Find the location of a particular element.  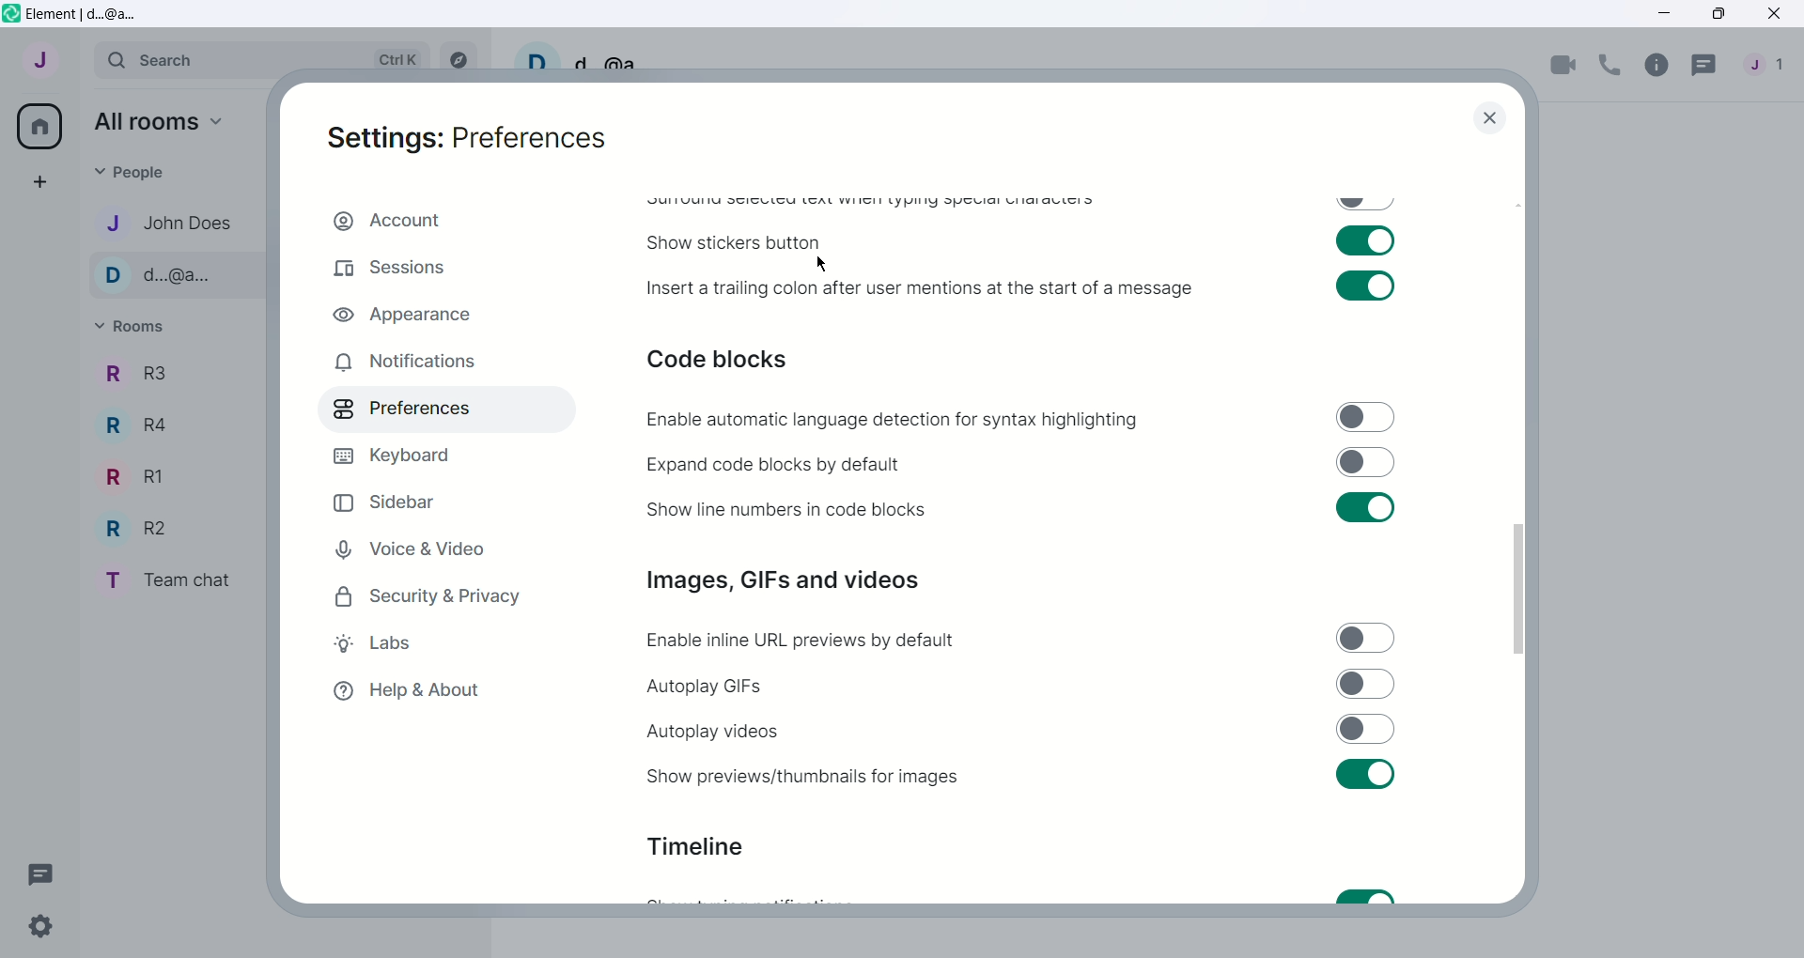

User profile picture and settings is located at coordinates (537, 55).